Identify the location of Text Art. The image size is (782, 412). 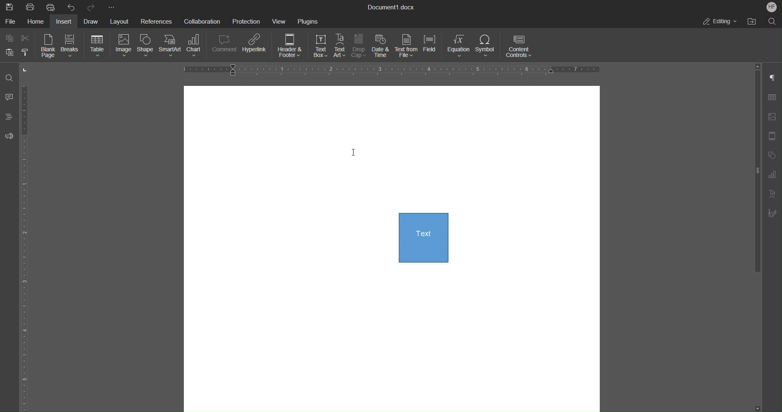
(340, 46).